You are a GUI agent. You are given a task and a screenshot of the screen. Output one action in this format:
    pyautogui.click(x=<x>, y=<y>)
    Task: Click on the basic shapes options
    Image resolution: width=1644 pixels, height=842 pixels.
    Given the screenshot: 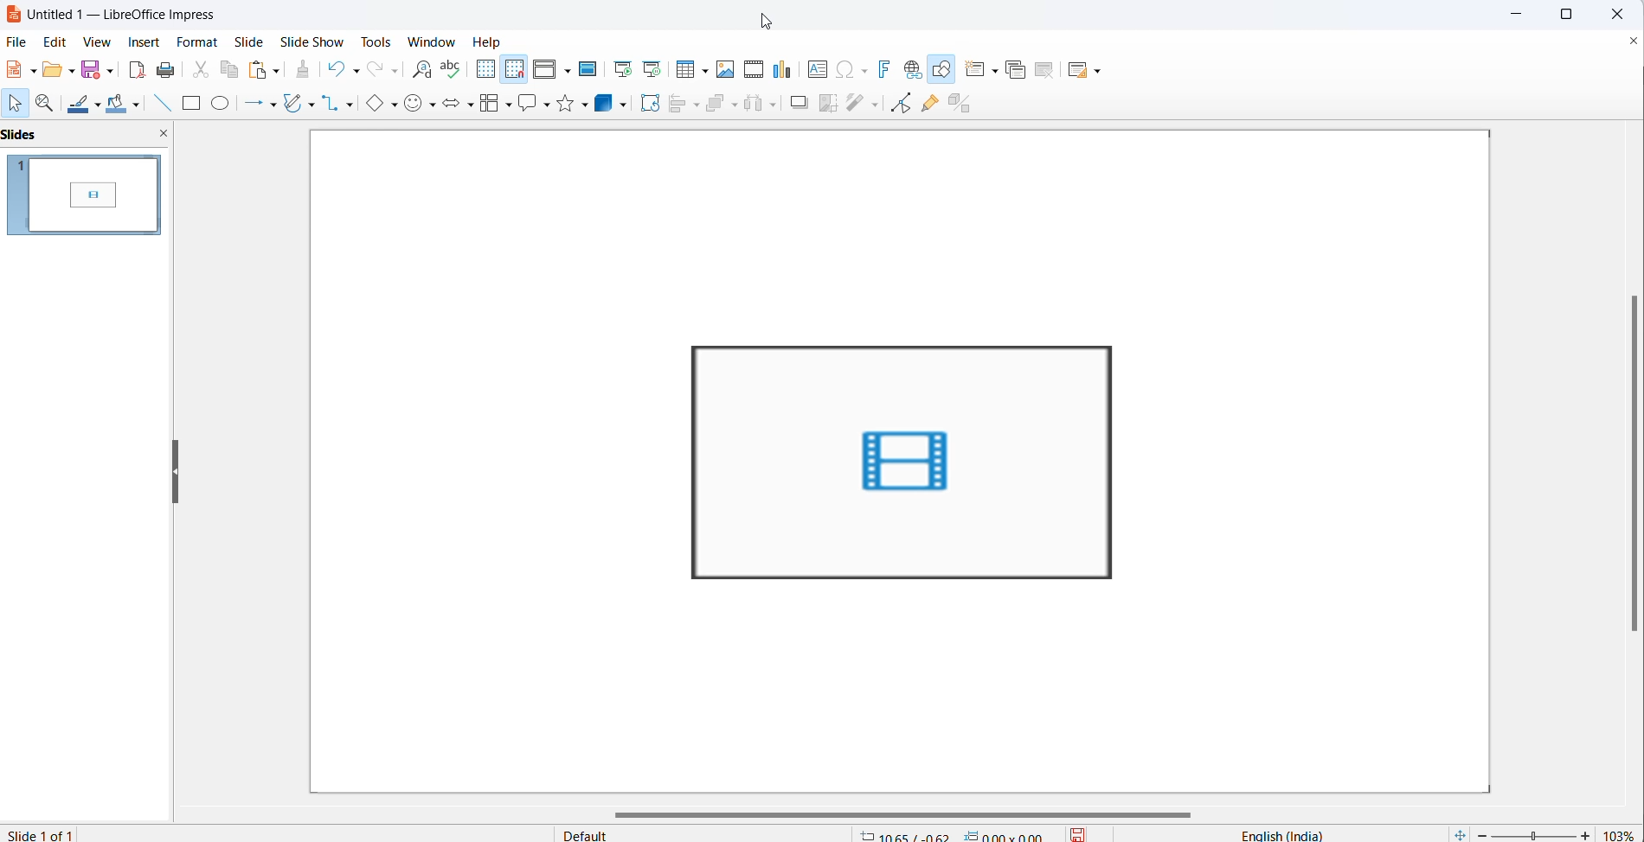 What is the action you would take?
    pyautogui.click(x=396, y=106)
    